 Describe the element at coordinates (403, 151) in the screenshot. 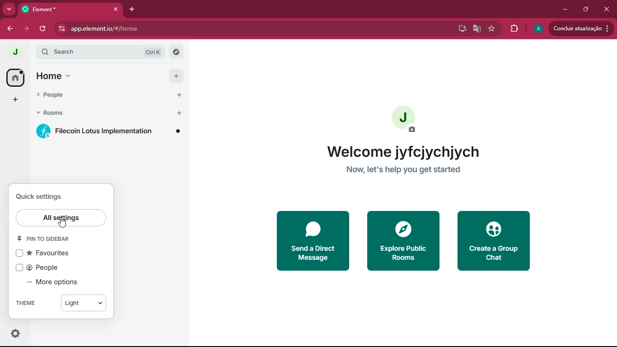

I see `welcome jyfcjychjych` at that location.